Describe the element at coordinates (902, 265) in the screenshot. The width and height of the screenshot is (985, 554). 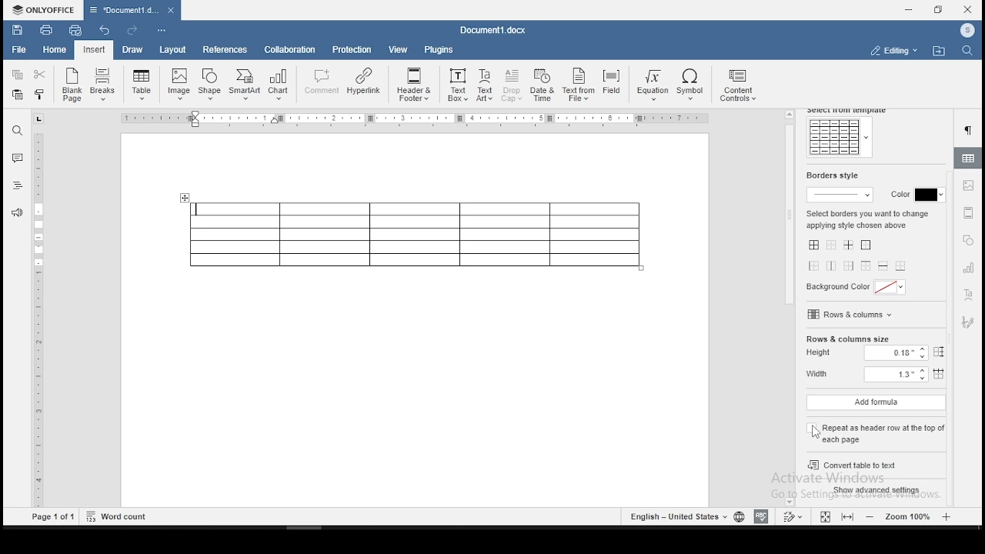
I see `only bottom border` at that location.